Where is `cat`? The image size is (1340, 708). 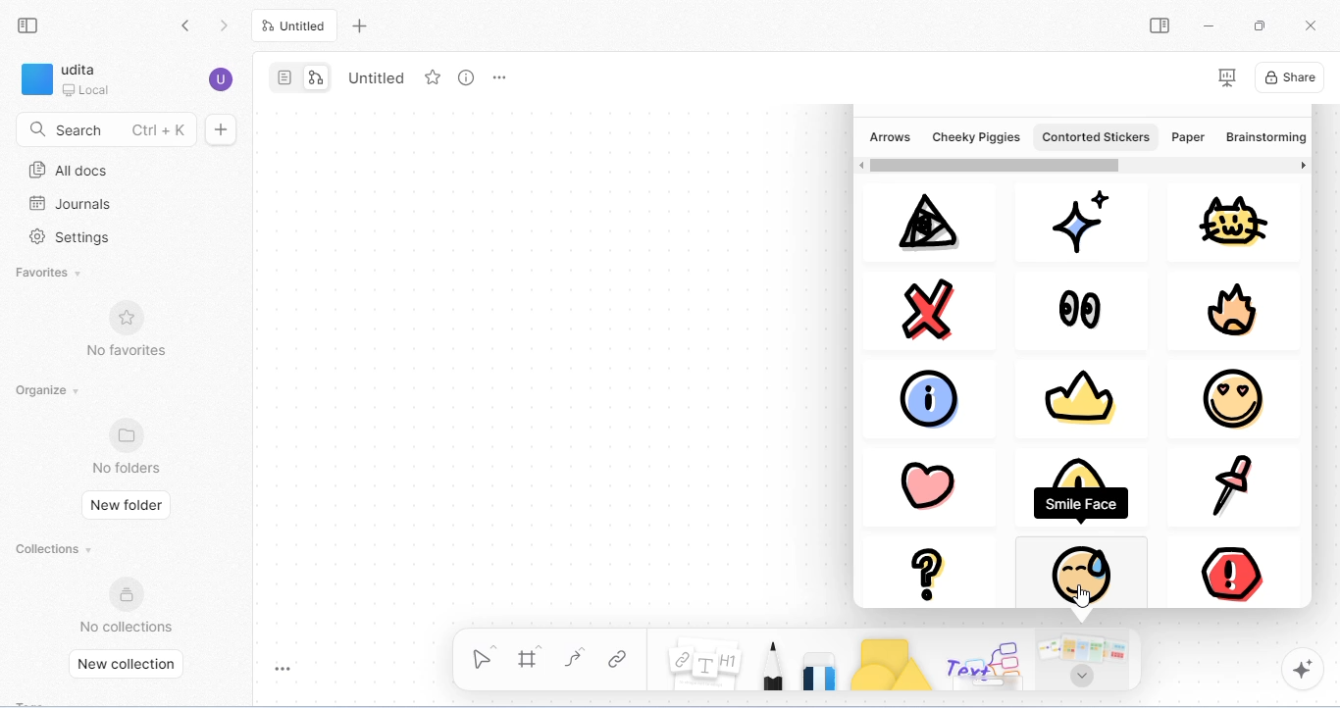
cat is located at coordinates (1234, 221).